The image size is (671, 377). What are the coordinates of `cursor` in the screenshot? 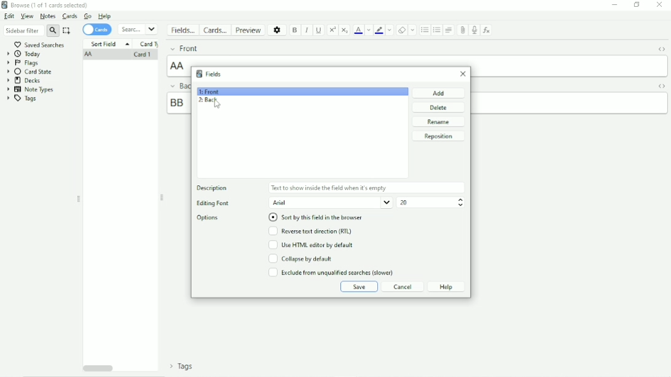 It's located at (218, 105).